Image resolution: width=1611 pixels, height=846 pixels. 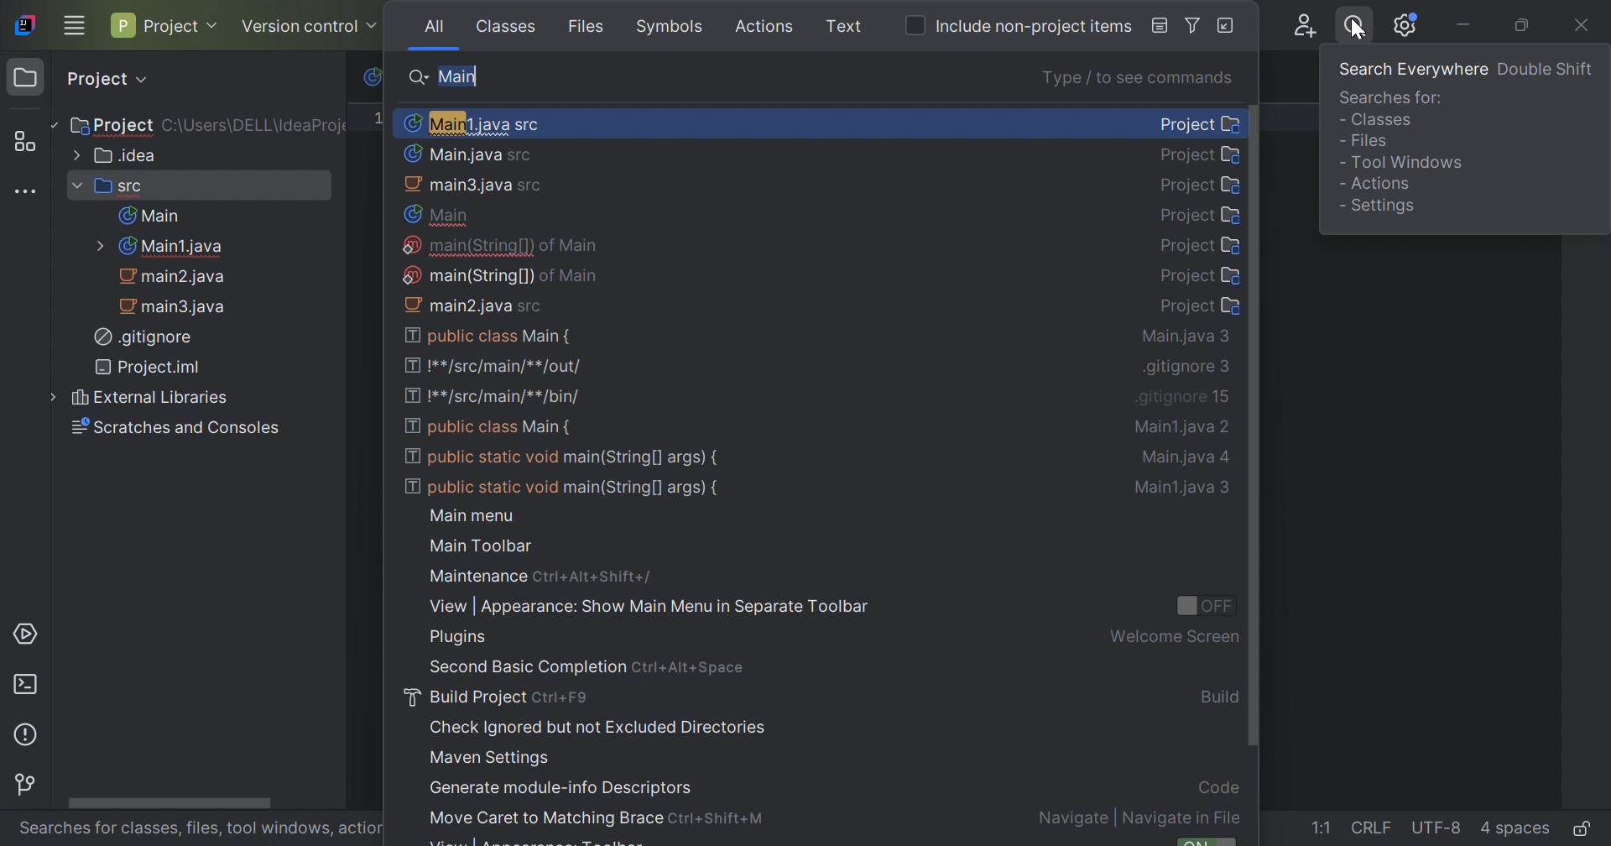 I want to click on Project, so click(x=1201, y=275).